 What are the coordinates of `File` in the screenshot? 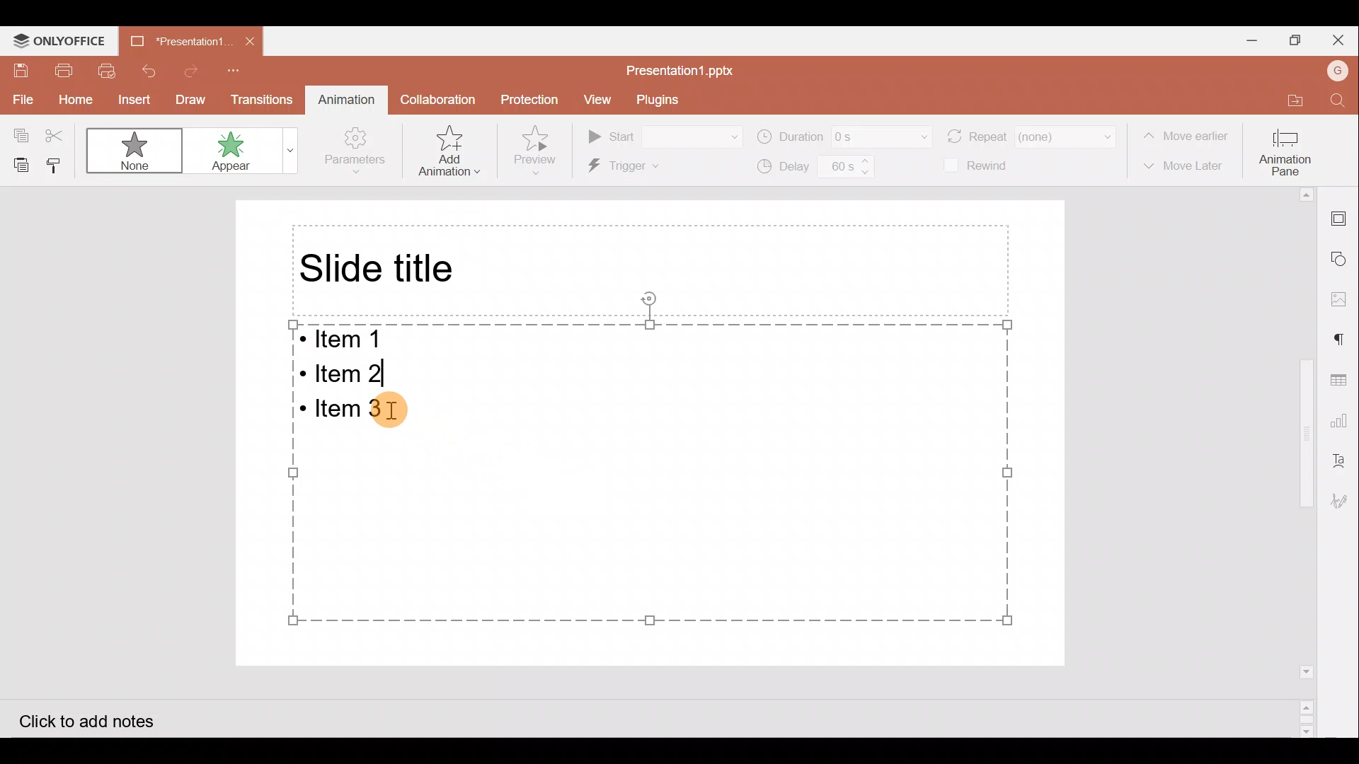 It's located at (18, 98).